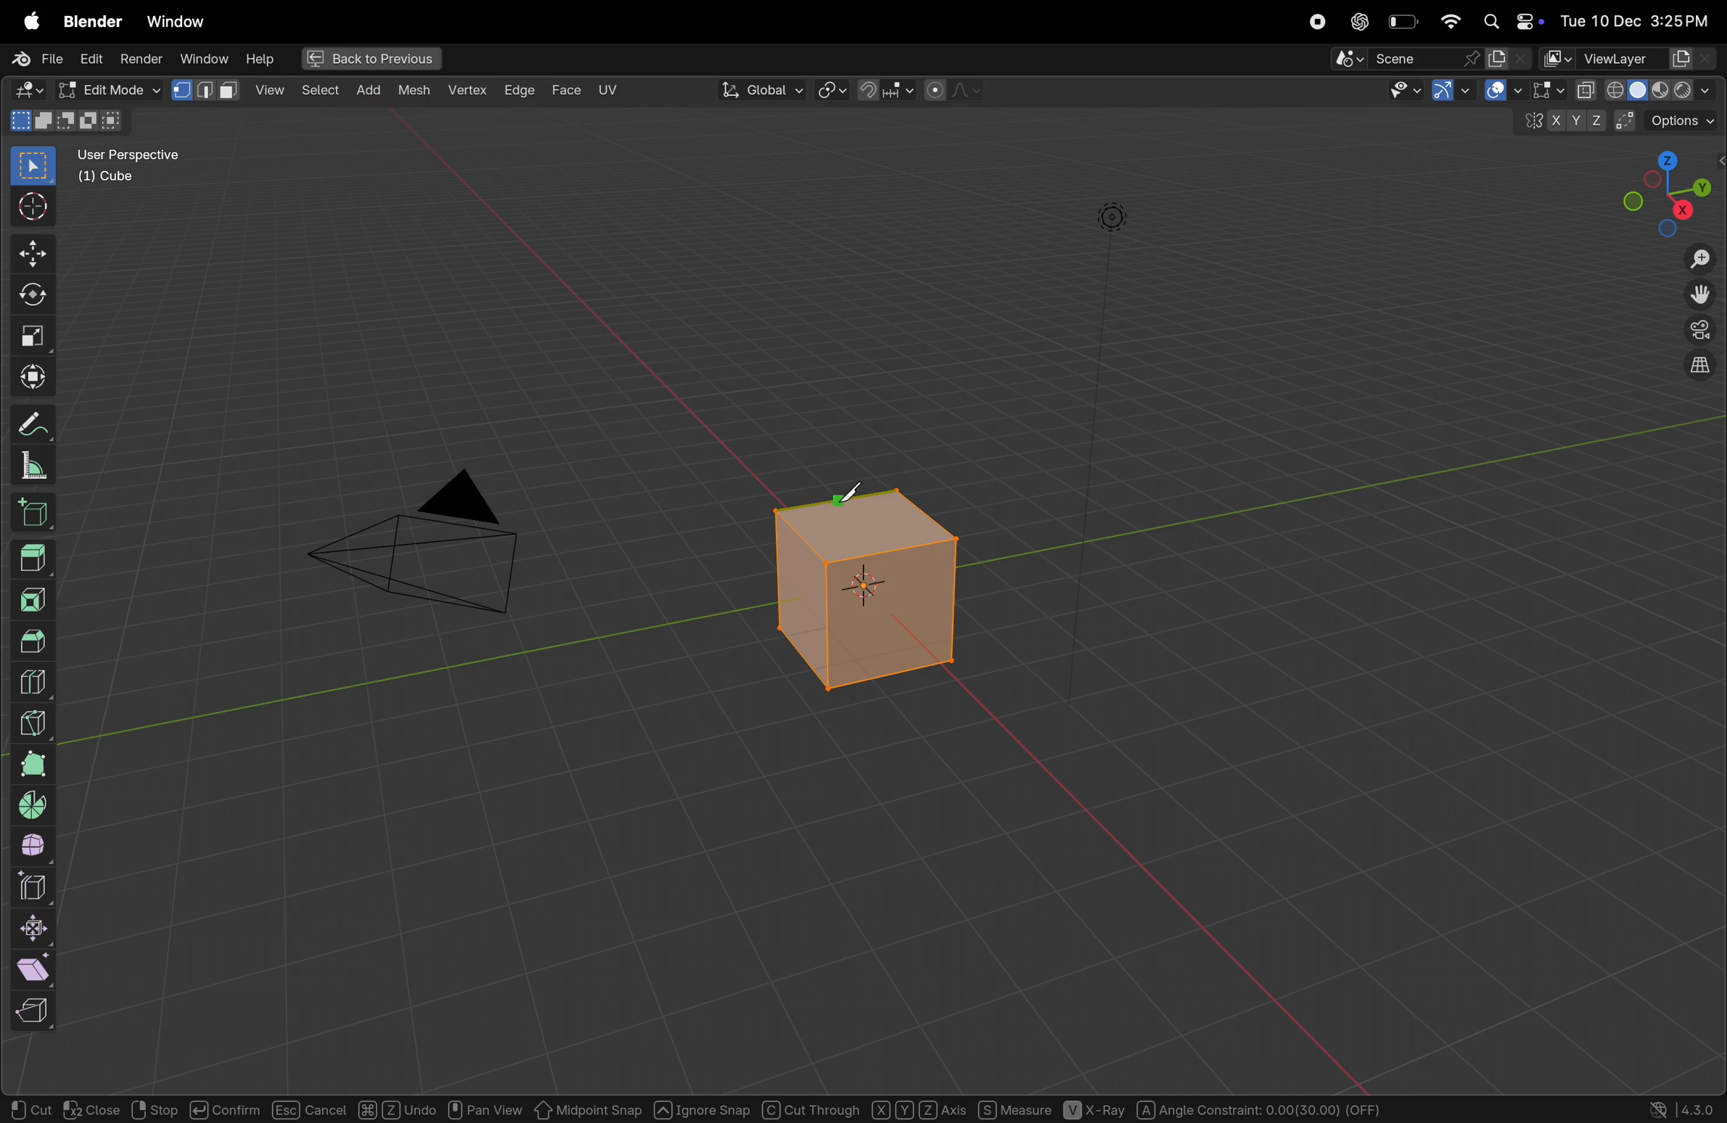 This screenshot has width=1727, height=1123. I want to click on mode, so click(70, 121).